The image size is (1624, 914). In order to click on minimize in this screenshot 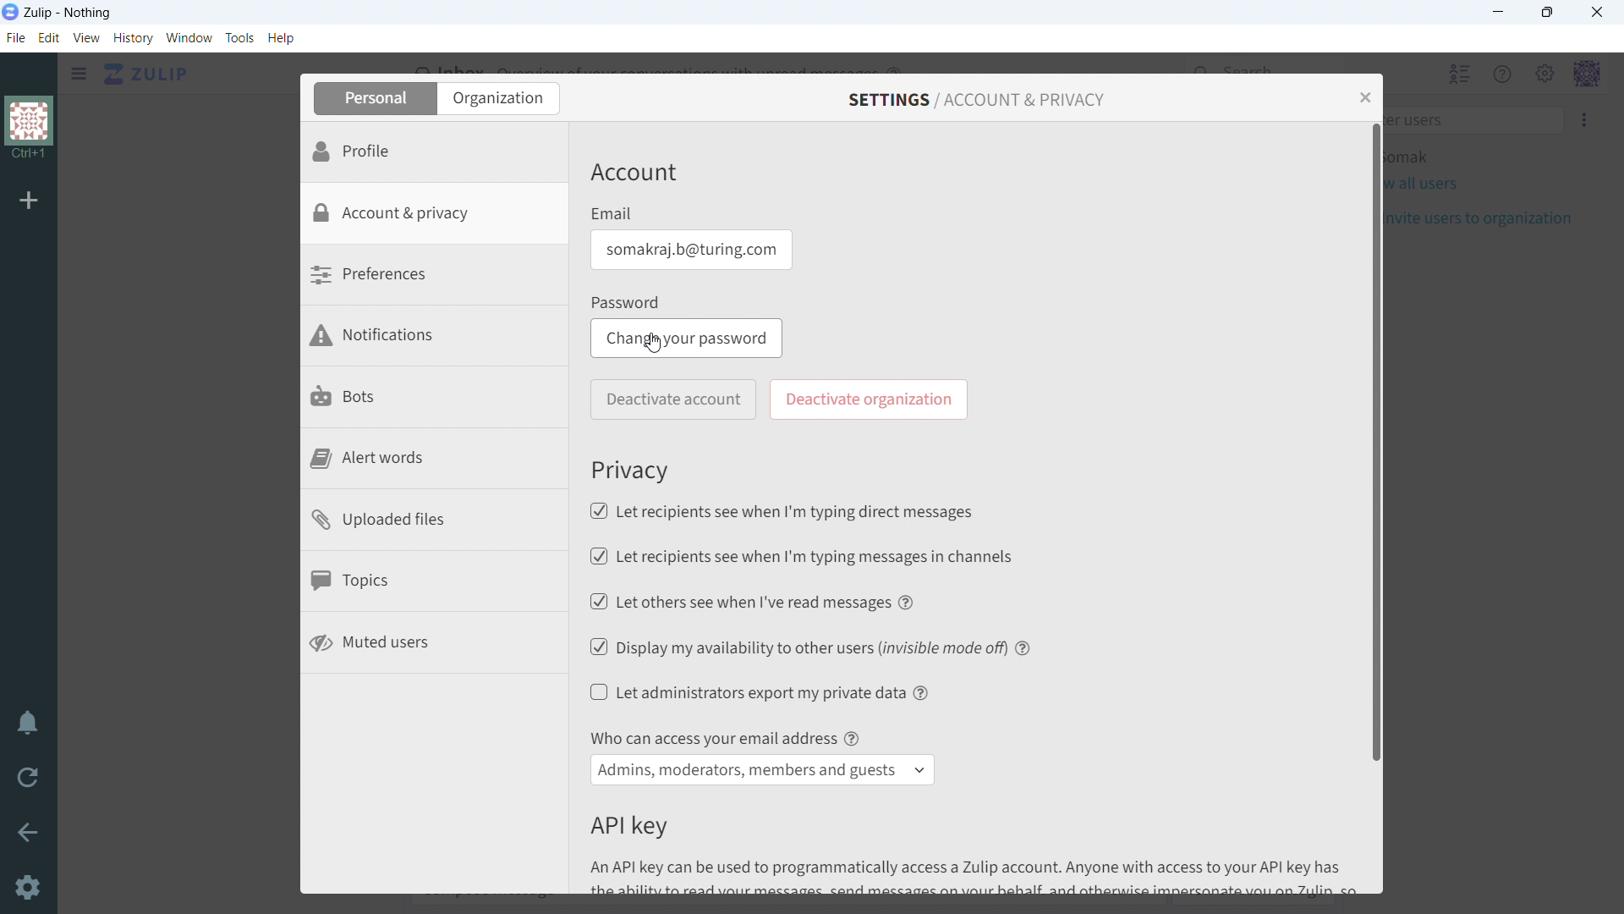, I will do `click(1500, 13)`.